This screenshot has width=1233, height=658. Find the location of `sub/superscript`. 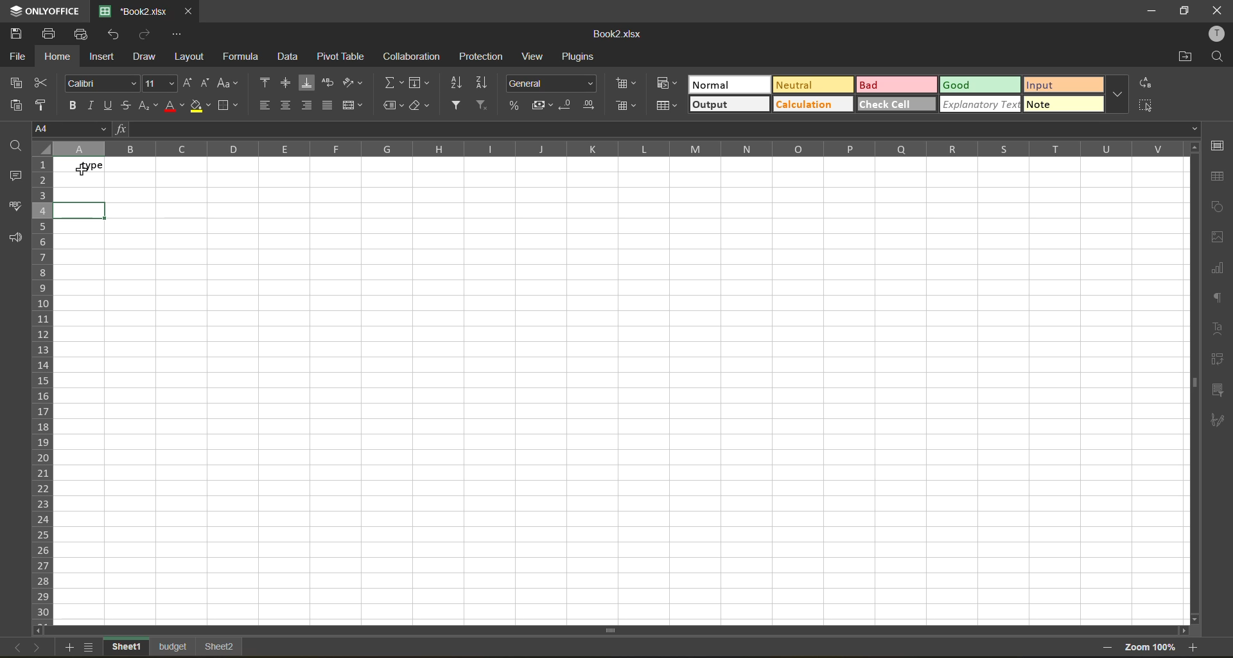

sub/superscript is located at coordinates (146, 105).